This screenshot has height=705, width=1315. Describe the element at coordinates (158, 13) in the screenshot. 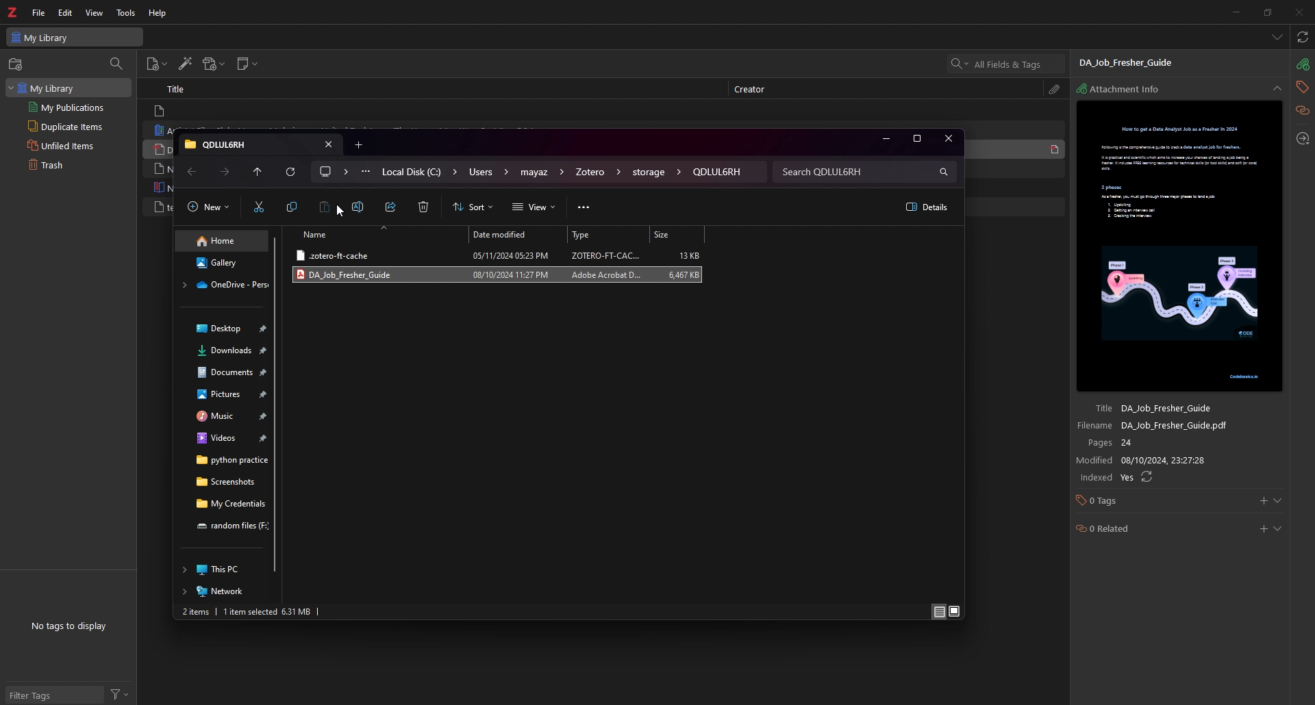

I see `help` at that location.